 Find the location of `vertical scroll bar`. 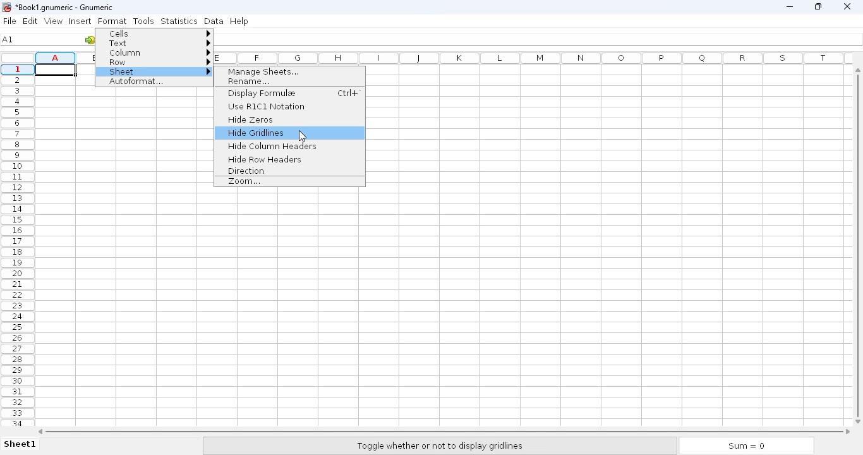

vertical scroll bar is located at coordinates (860, 245).